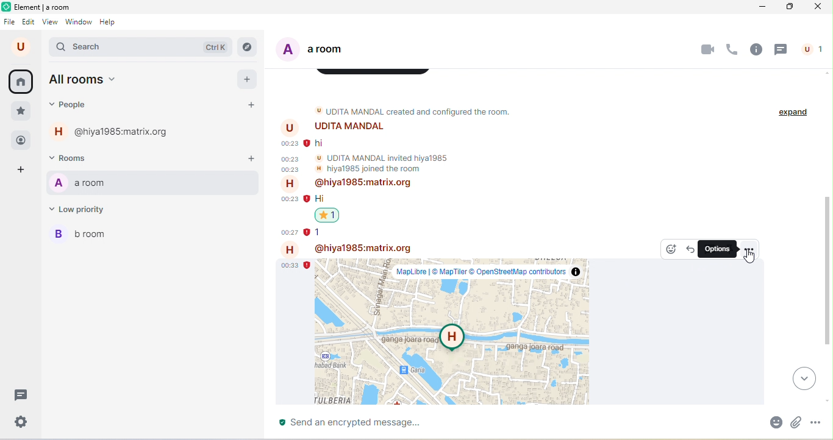 The height and width of the screenshot is (440, 833). I want to click on reply, so click(689, 248).